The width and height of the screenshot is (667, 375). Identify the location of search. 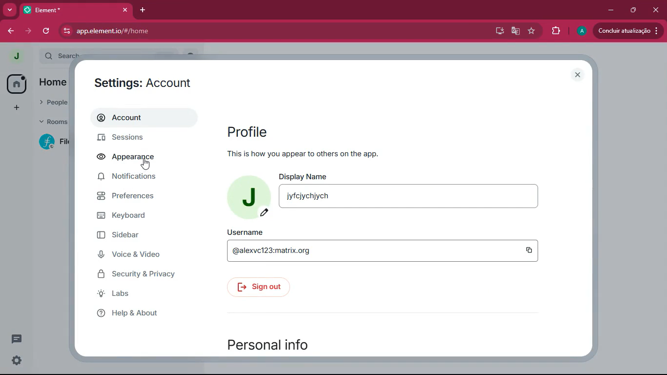
(61, 56).